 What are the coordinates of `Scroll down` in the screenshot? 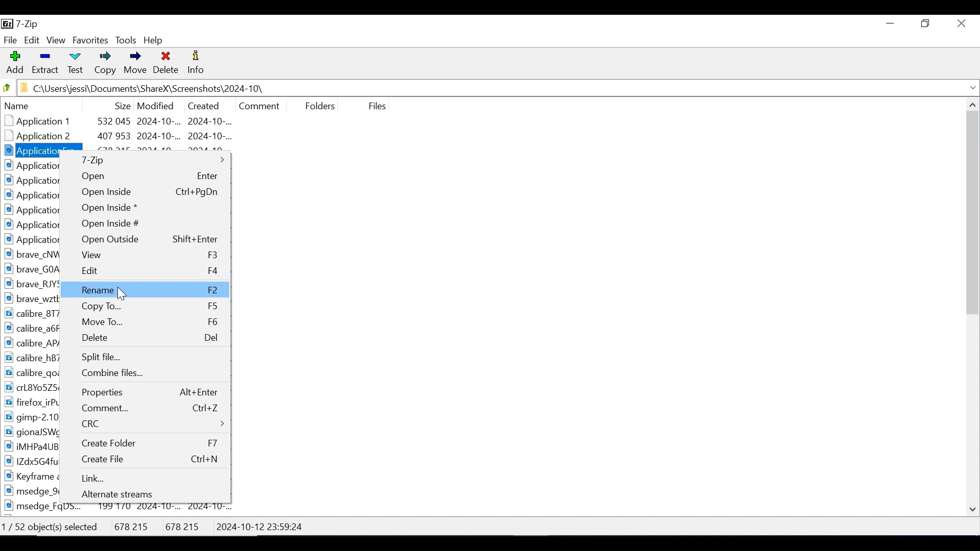 It's located at (973, 508).